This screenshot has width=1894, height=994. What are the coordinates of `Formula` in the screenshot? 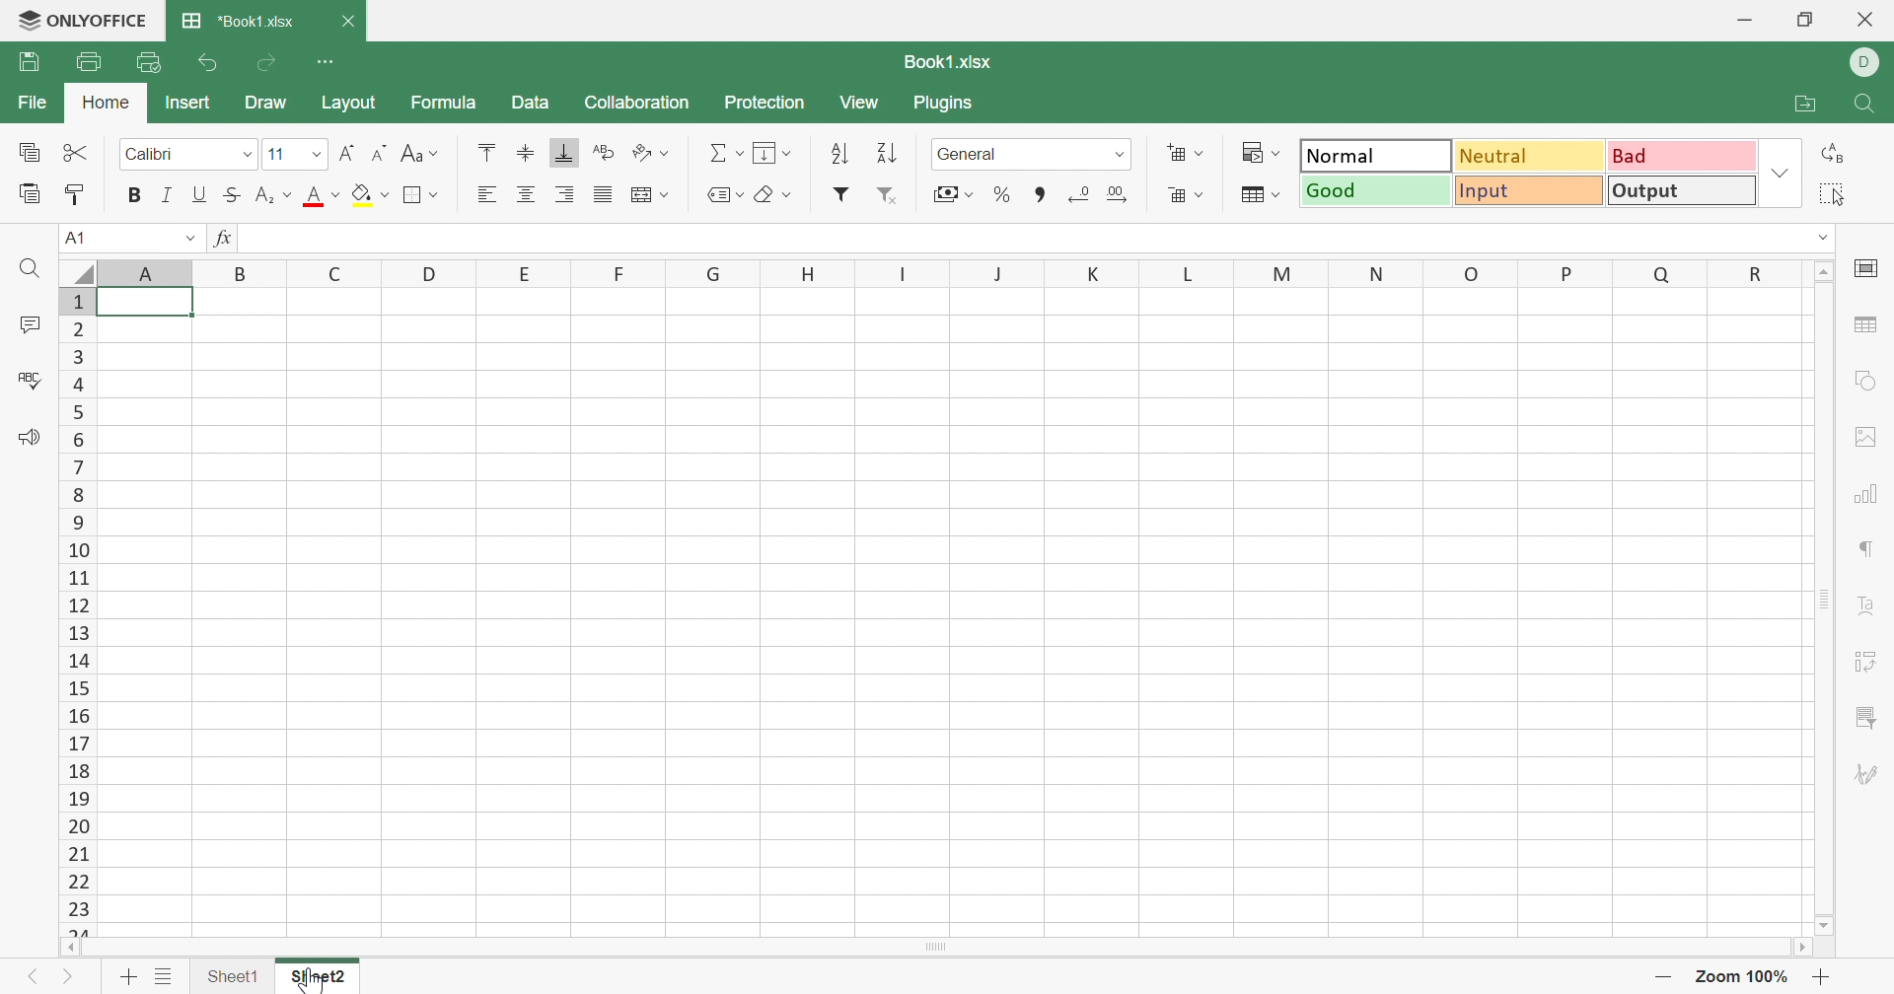 It's located at (447, 102).